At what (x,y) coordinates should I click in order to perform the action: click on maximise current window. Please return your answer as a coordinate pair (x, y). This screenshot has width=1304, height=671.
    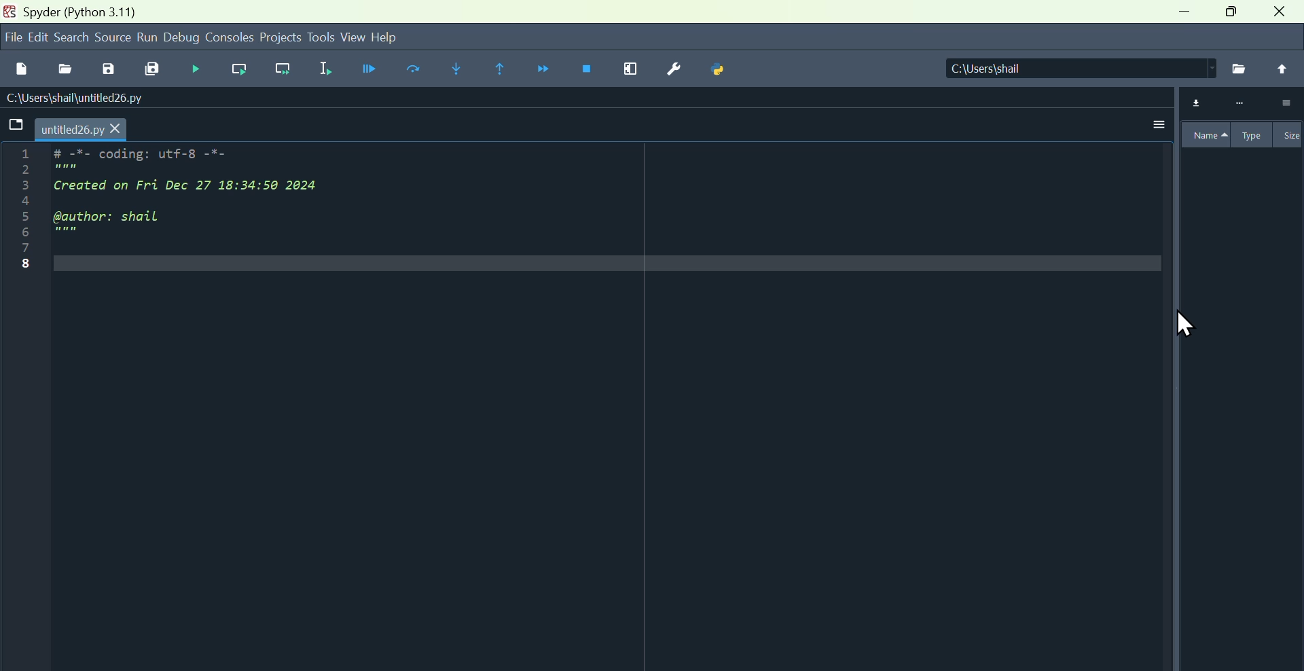
    Looking at the image, I should click on (630, 71).